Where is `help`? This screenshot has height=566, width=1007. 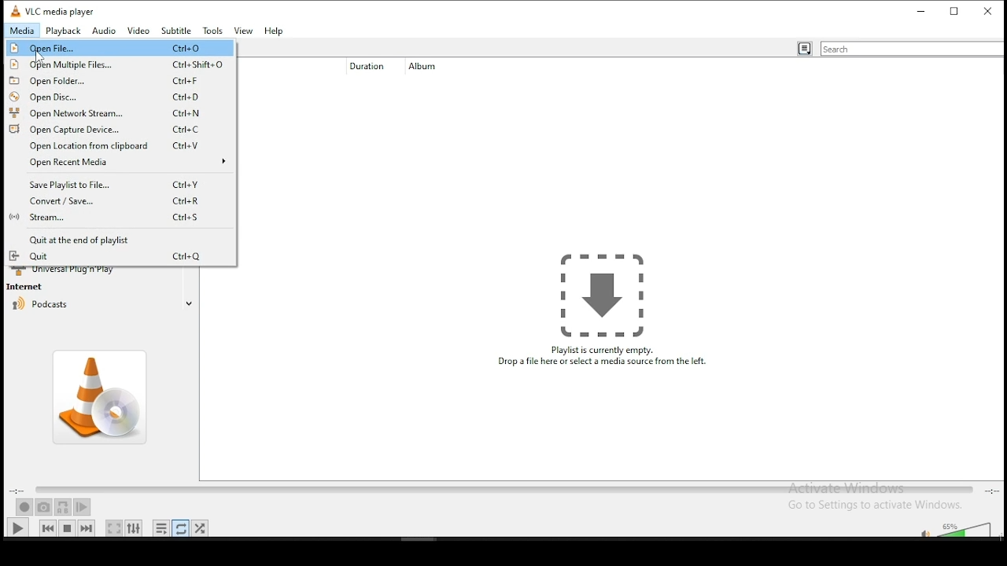 help is located at coordinates (273, 31).